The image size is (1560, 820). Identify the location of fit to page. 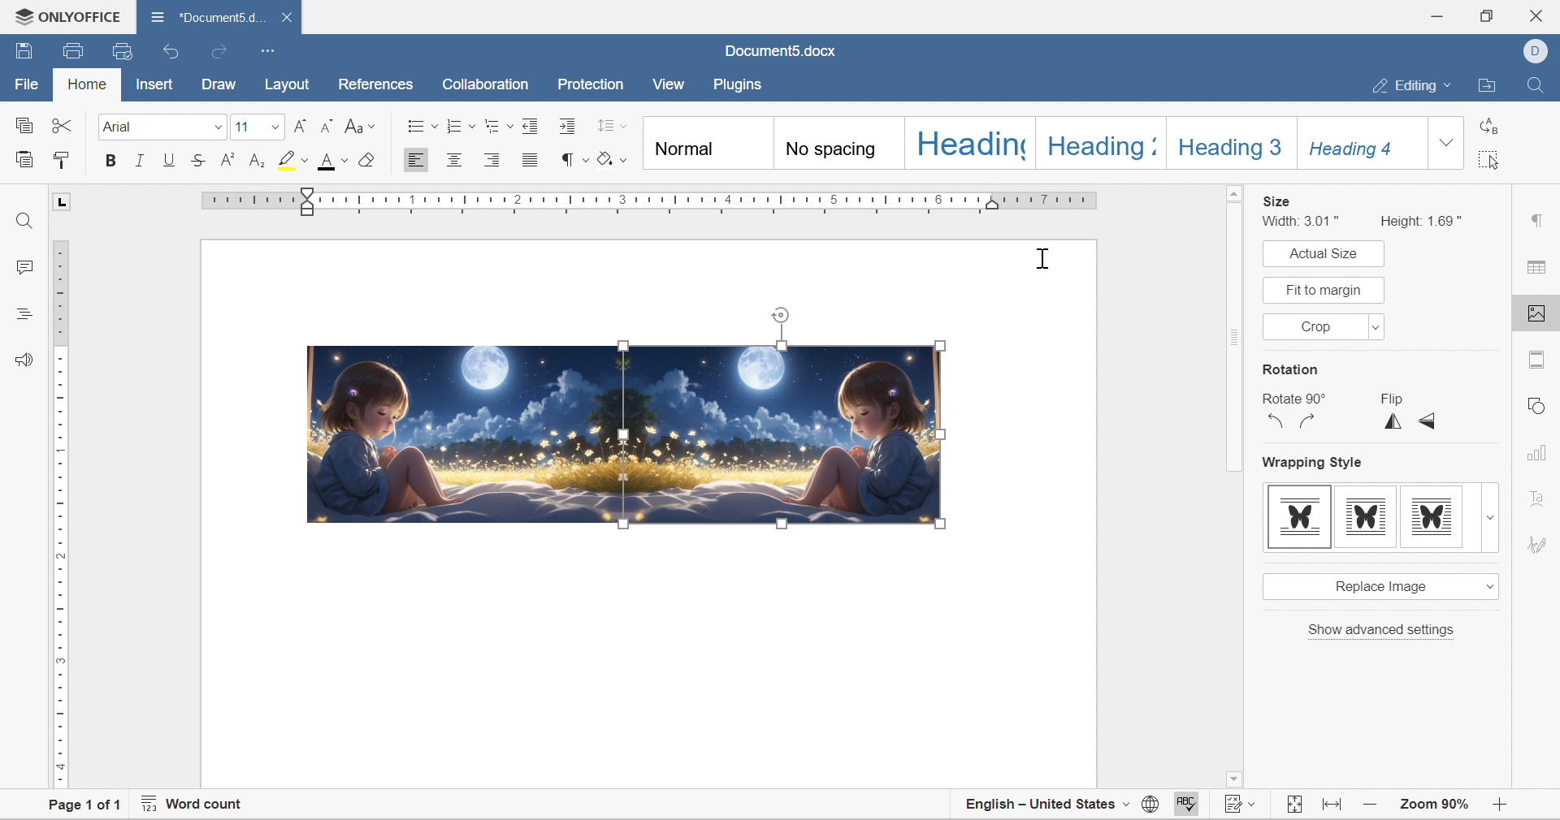
(1295, 805).